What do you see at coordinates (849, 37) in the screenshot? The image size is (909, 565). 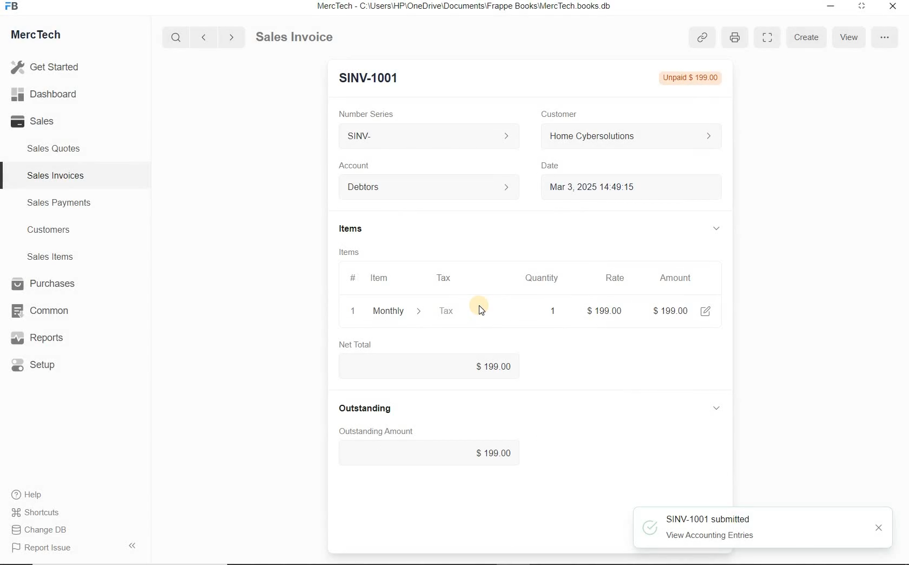 I see `View` at bounding box center [849, 37].